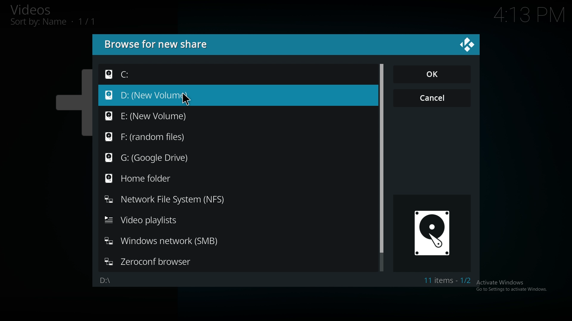  Describe the element at coordinates (147, 220) in the screenshot. I see `folder` at that location.